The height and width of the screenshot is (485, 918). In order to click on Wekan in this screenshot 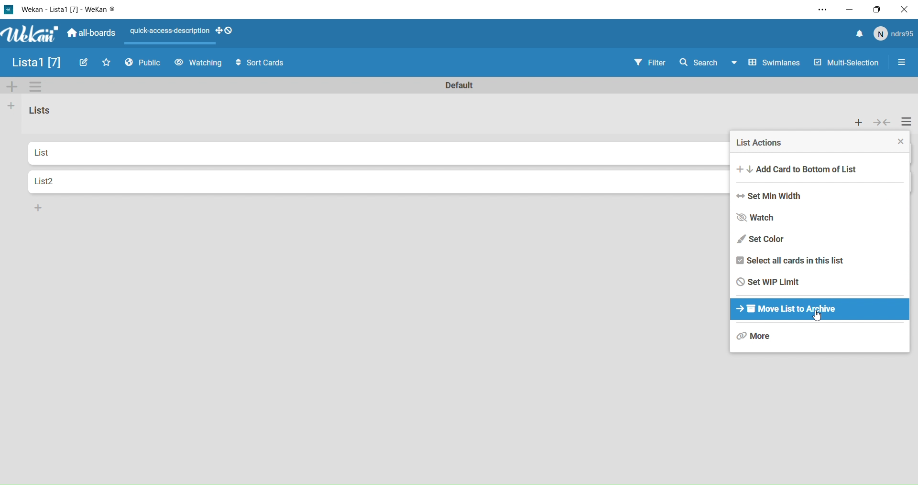, I will do `click(61, 9)`.